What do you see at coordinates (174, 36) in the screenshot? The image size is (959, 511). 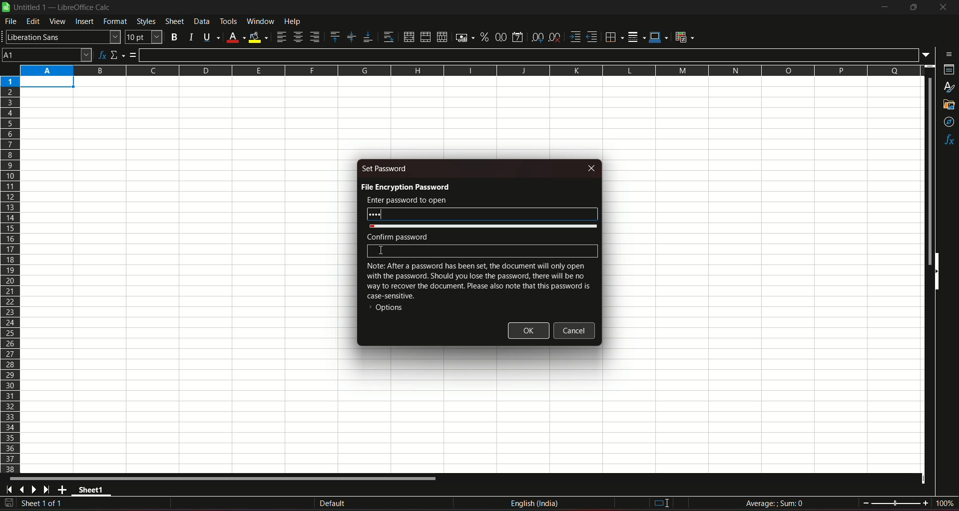 I see `bold` at bounding box center [174, 36].